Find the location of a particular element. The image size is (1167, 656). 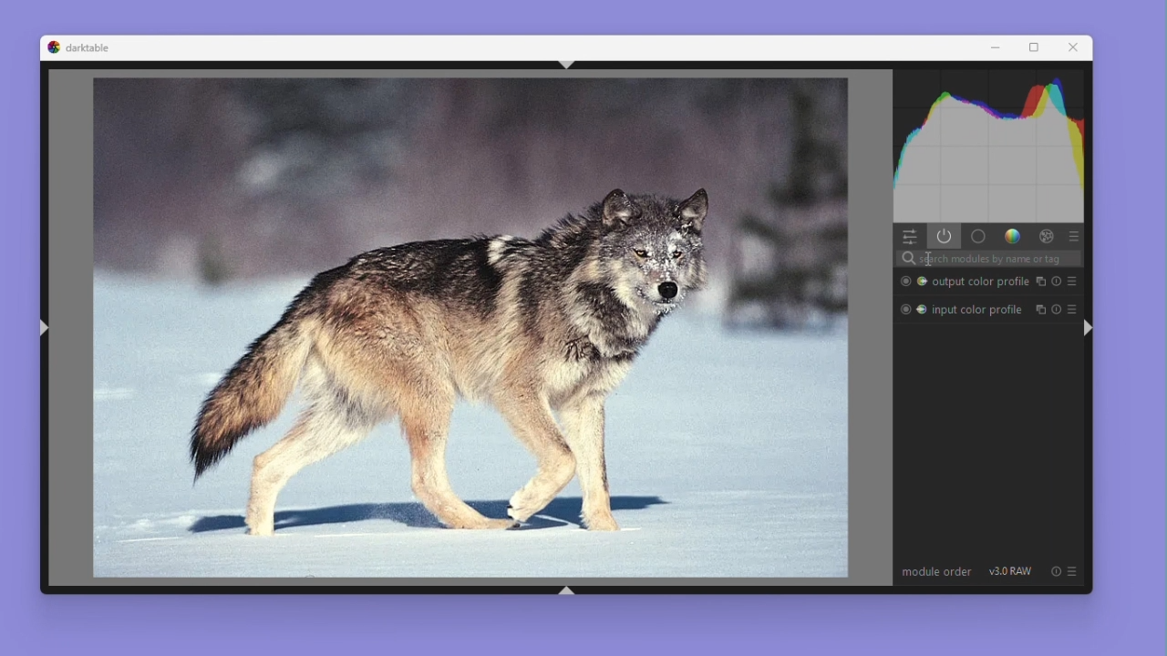

shift+ctrl+b is located at coordinates (564, 589).